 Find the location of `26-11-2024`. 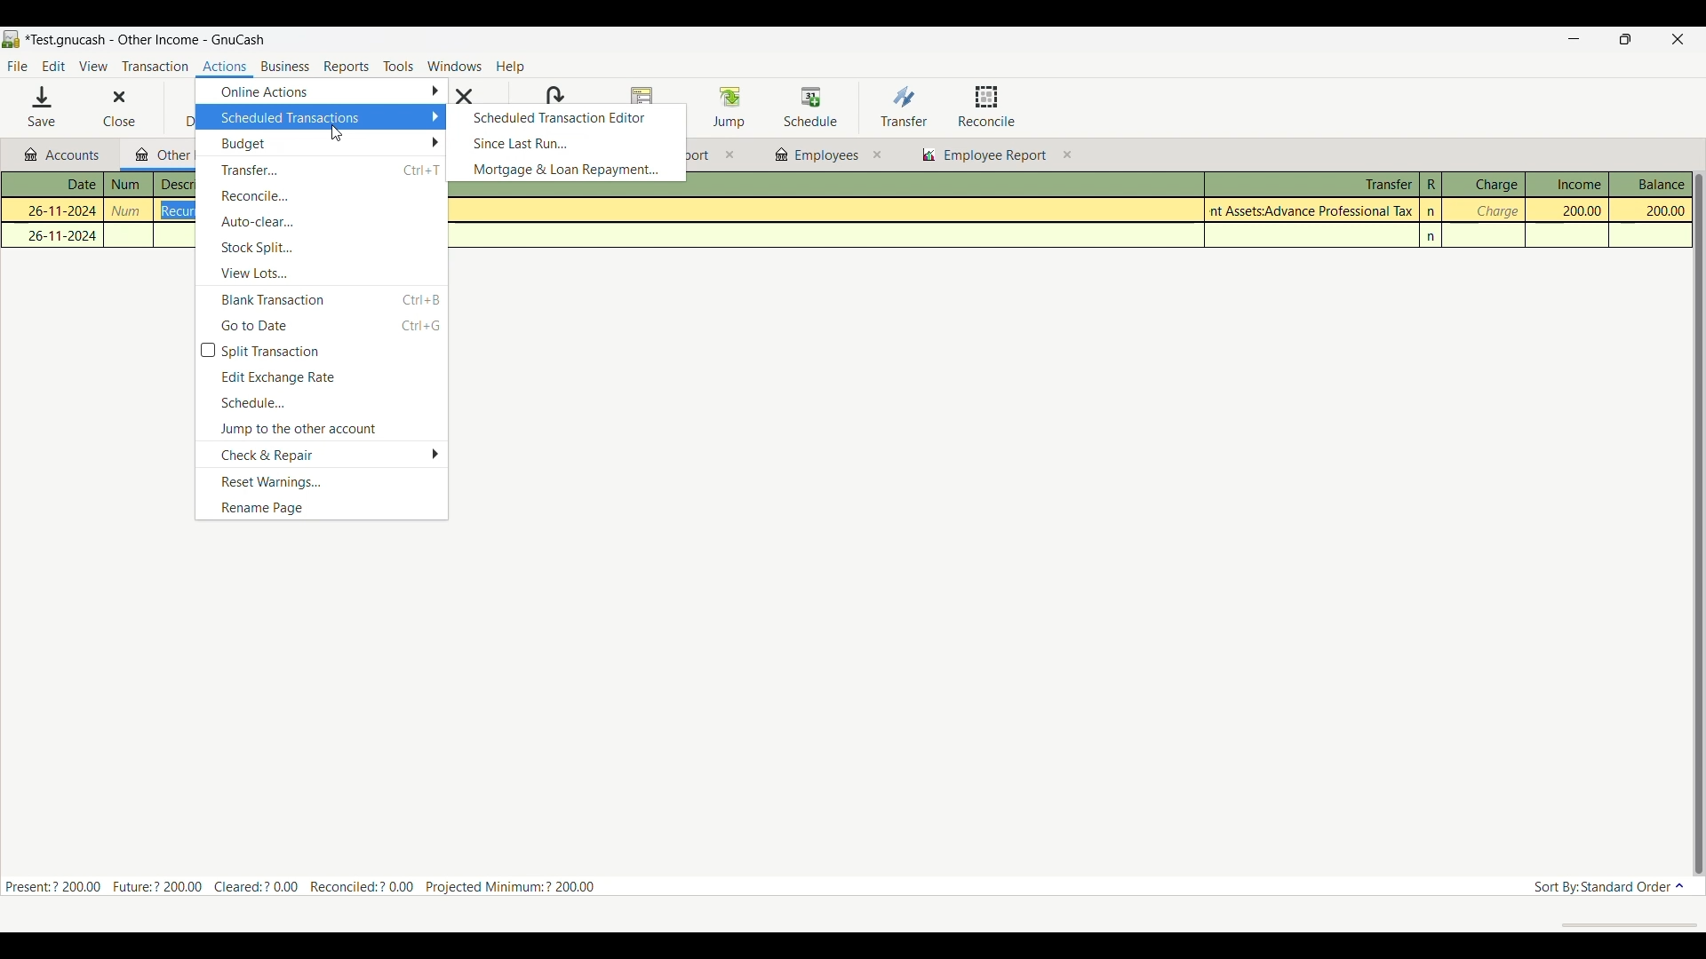

26-11-2024 is located at coordinates (58, 235).